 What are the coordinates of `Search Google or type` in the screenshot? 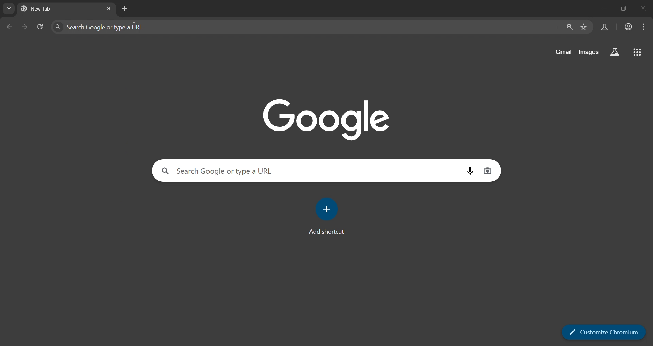 It's located at (90, 27).